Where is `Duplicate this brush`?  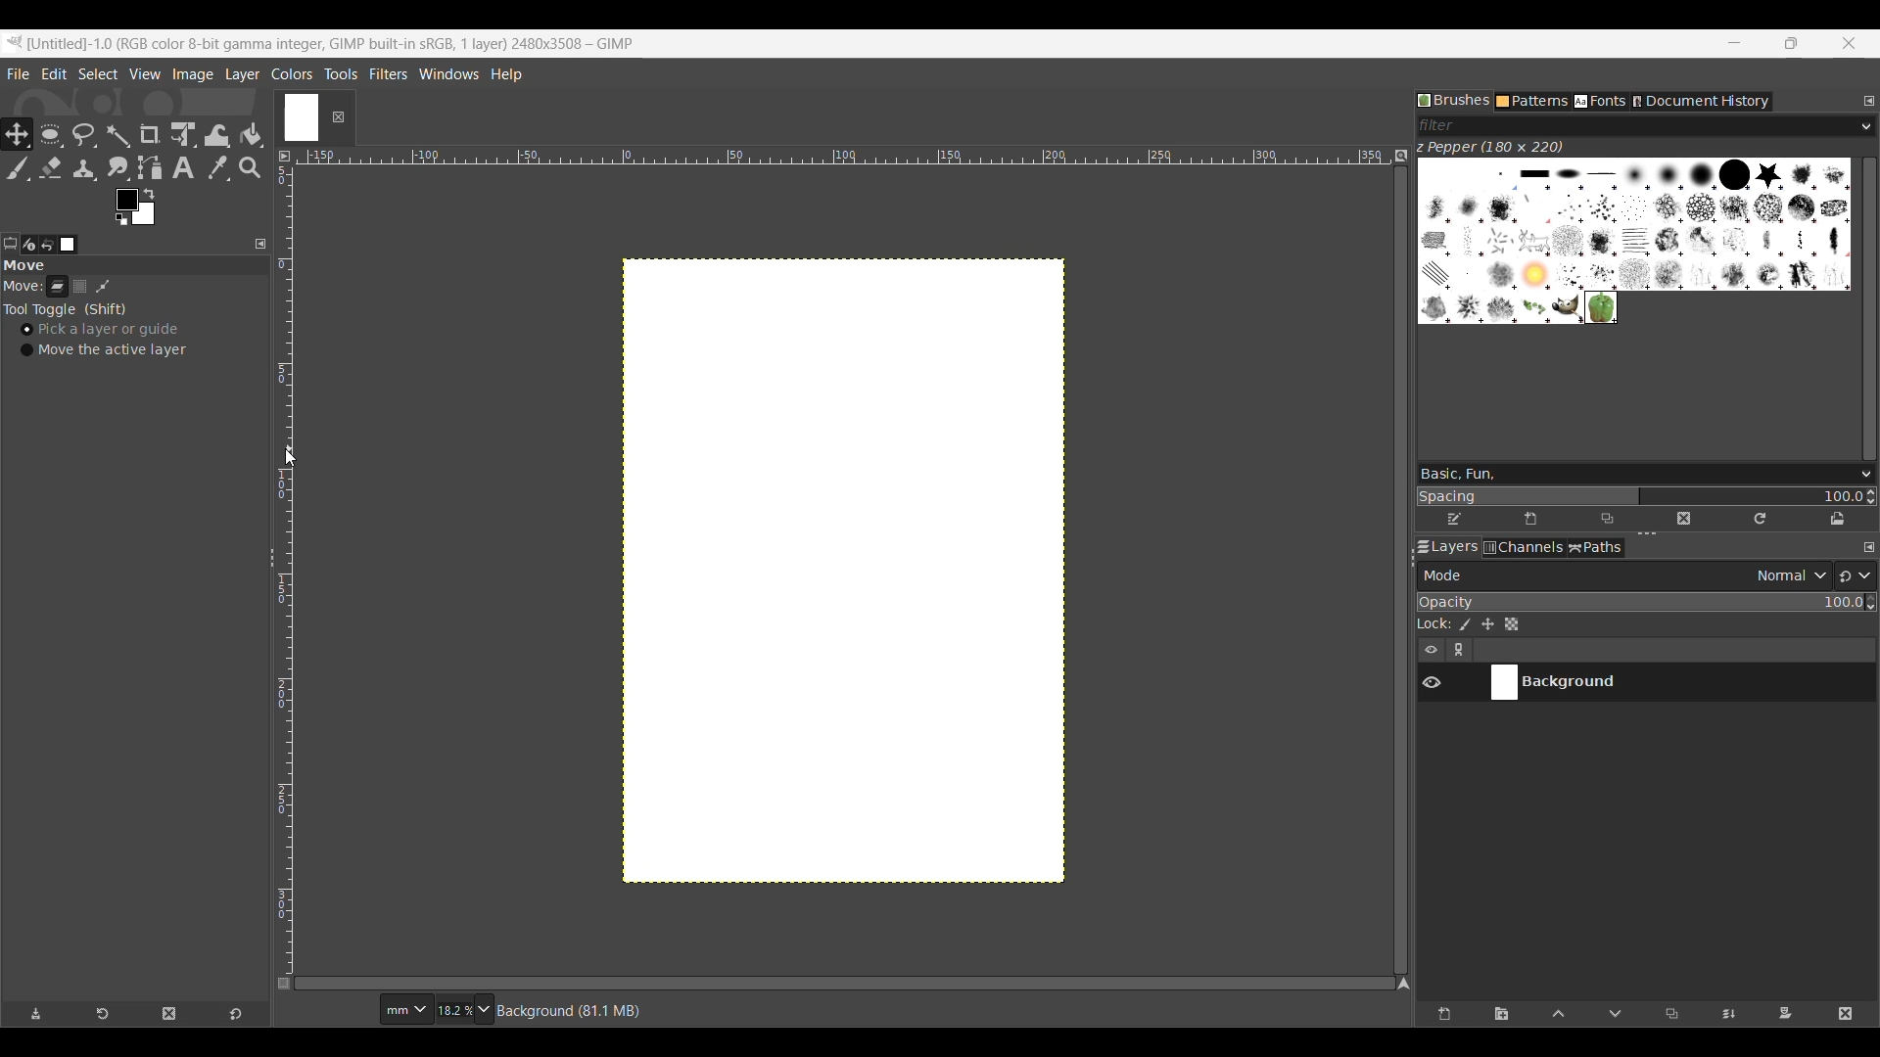 Duplicate this brush is located at coordinates (1607, 520).